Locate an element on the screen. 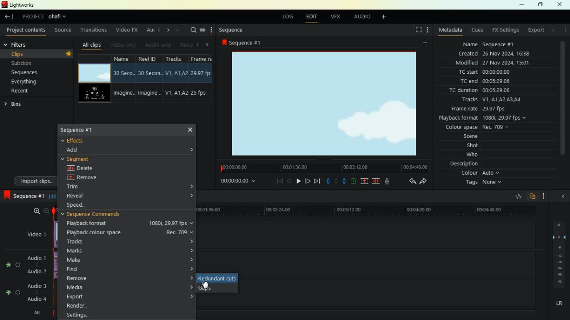  toggle is located at coordinates (18, 292).